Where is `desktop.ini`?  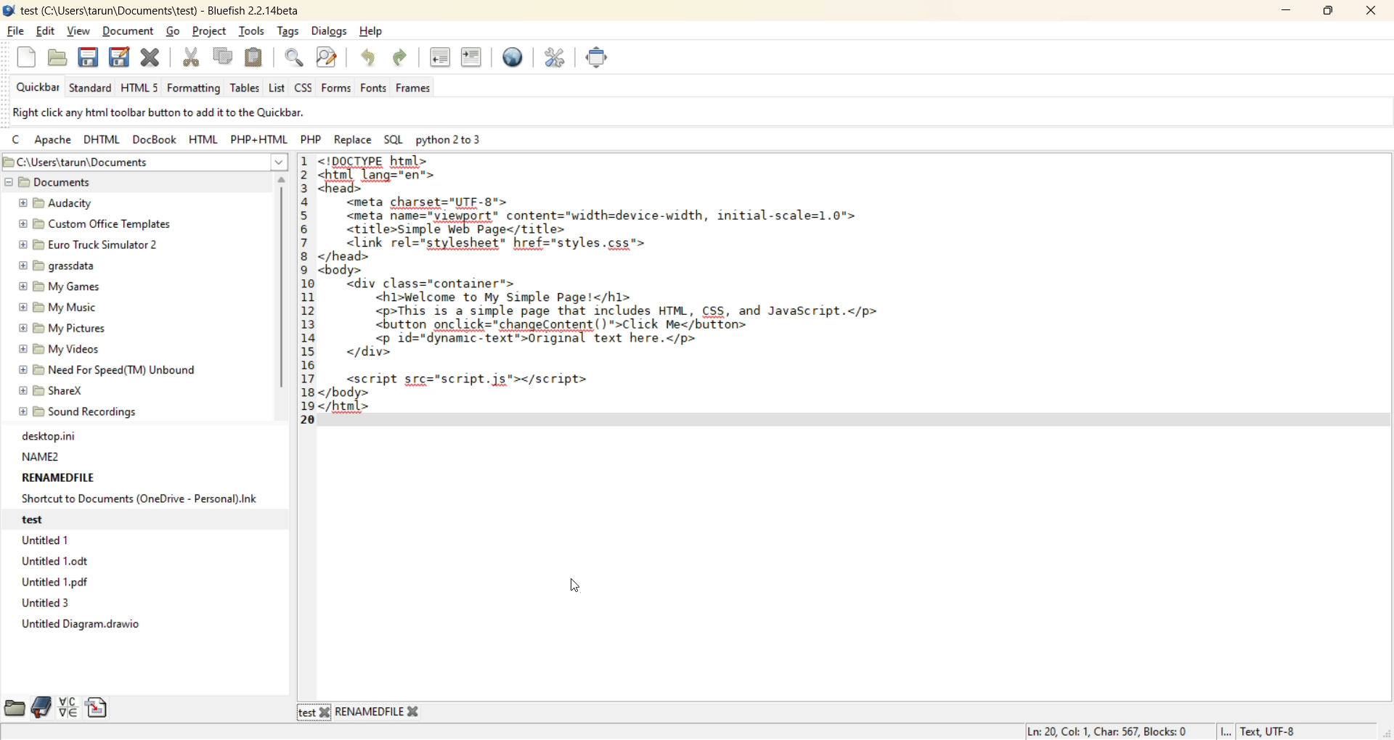
desktop.ini is located at coordinates (54, 434).